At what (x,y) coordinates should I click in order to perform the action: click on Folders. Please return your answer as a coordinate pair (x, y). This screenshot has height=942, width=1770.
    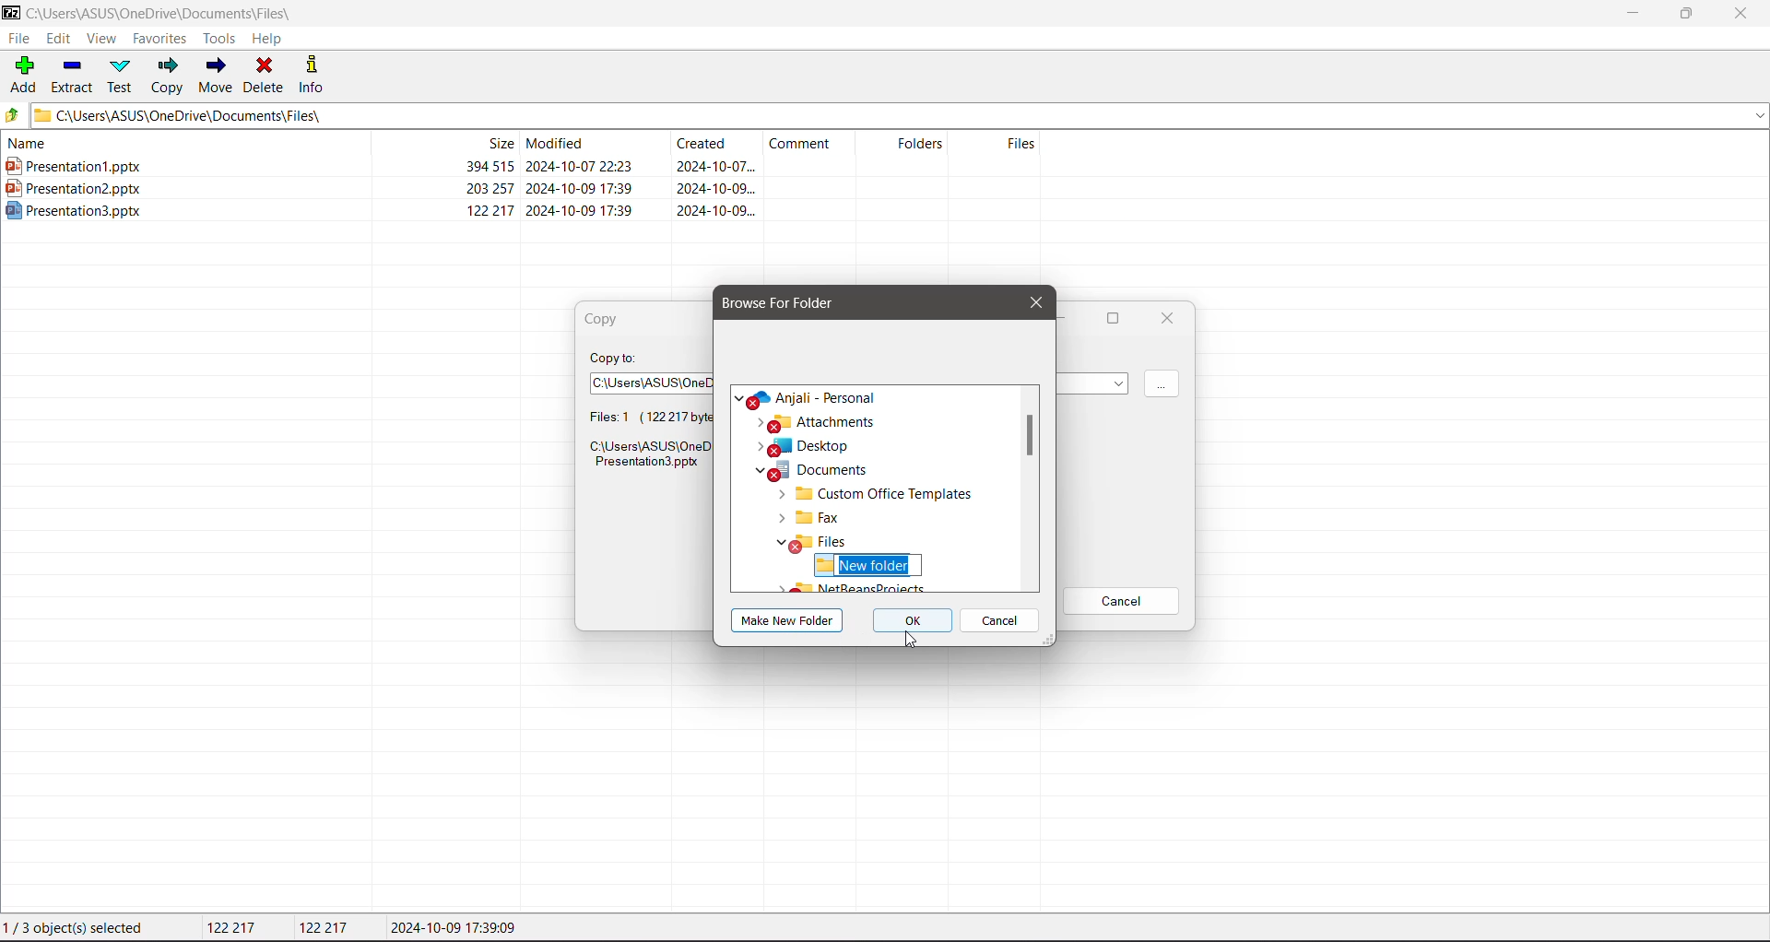
    Looking at the image, I should click on (910, 143).